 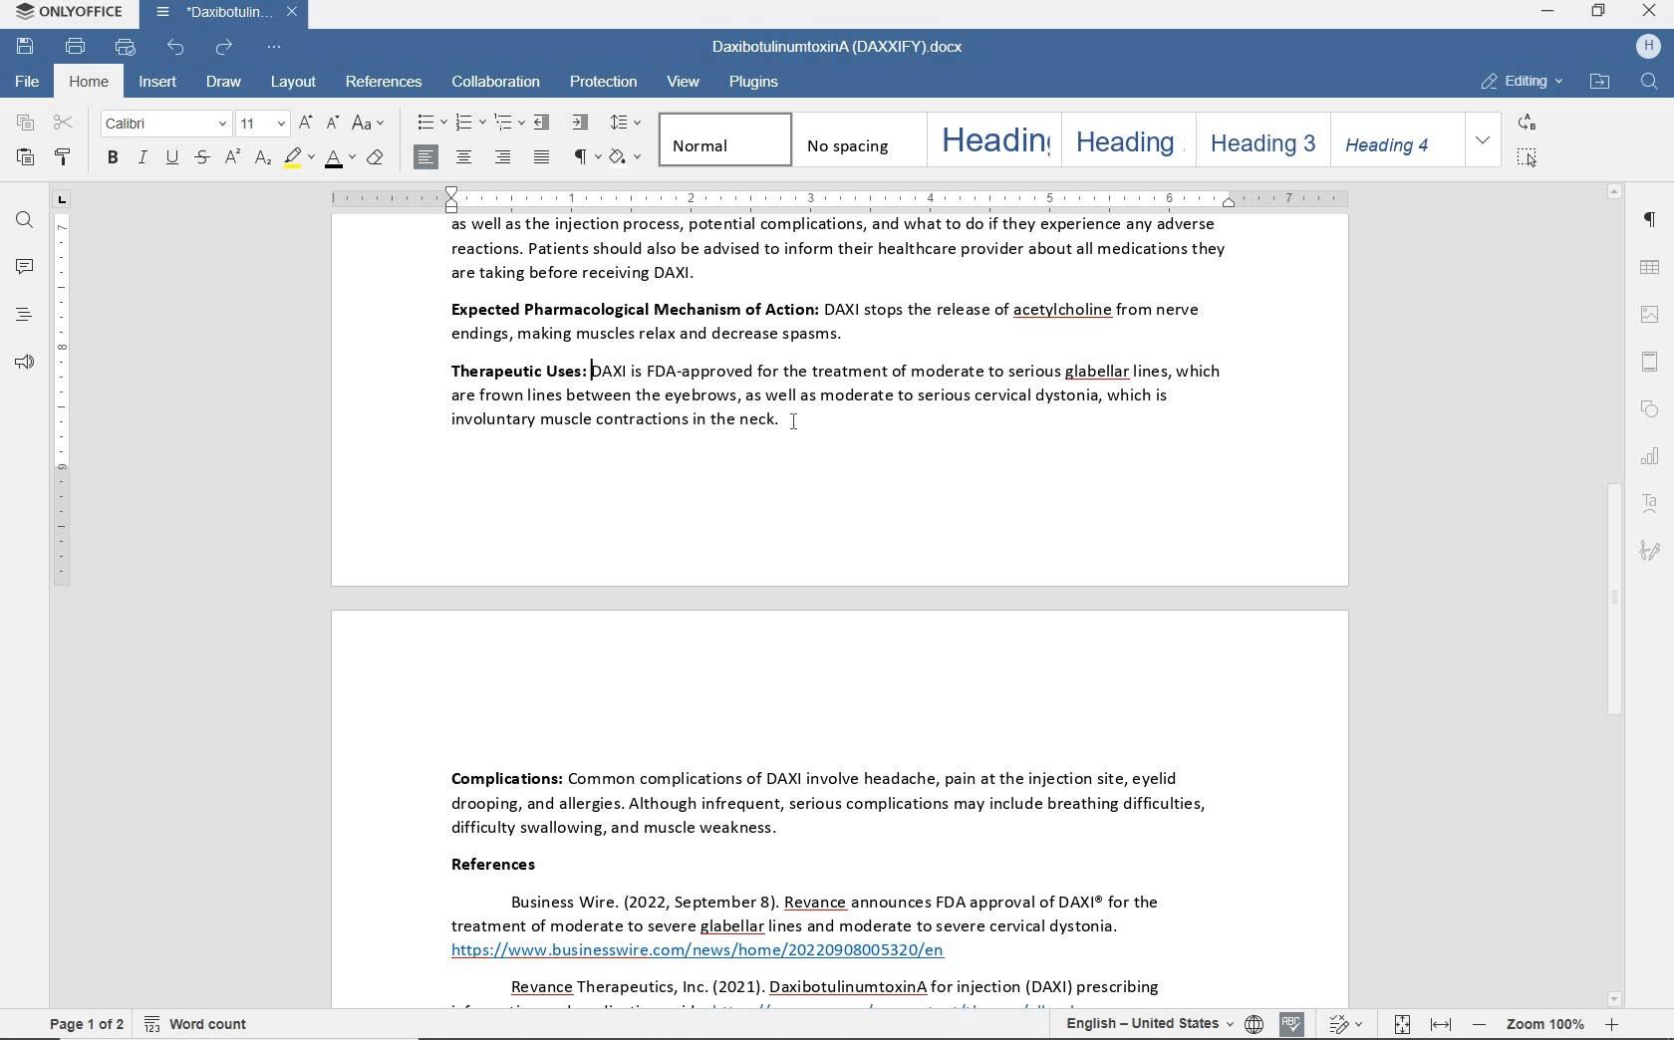 I want to click on strikethrough, so click(x=200, y=159).